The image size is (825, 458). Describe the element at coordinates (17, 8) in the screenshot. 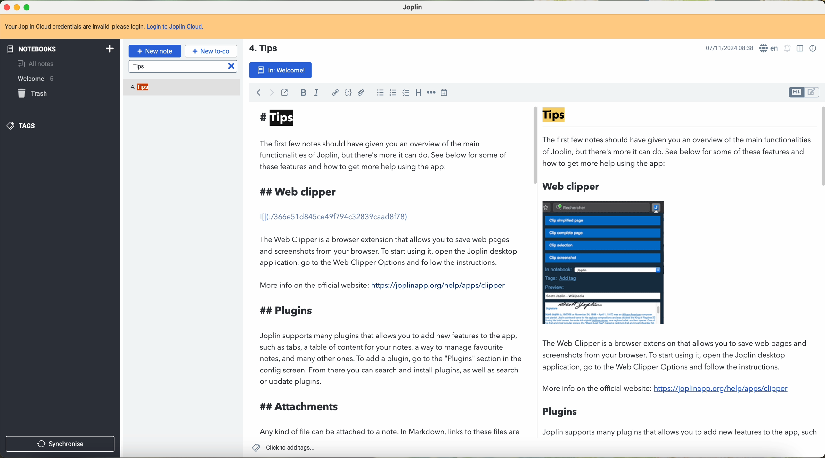

I see `minimize Joplin` at that location.